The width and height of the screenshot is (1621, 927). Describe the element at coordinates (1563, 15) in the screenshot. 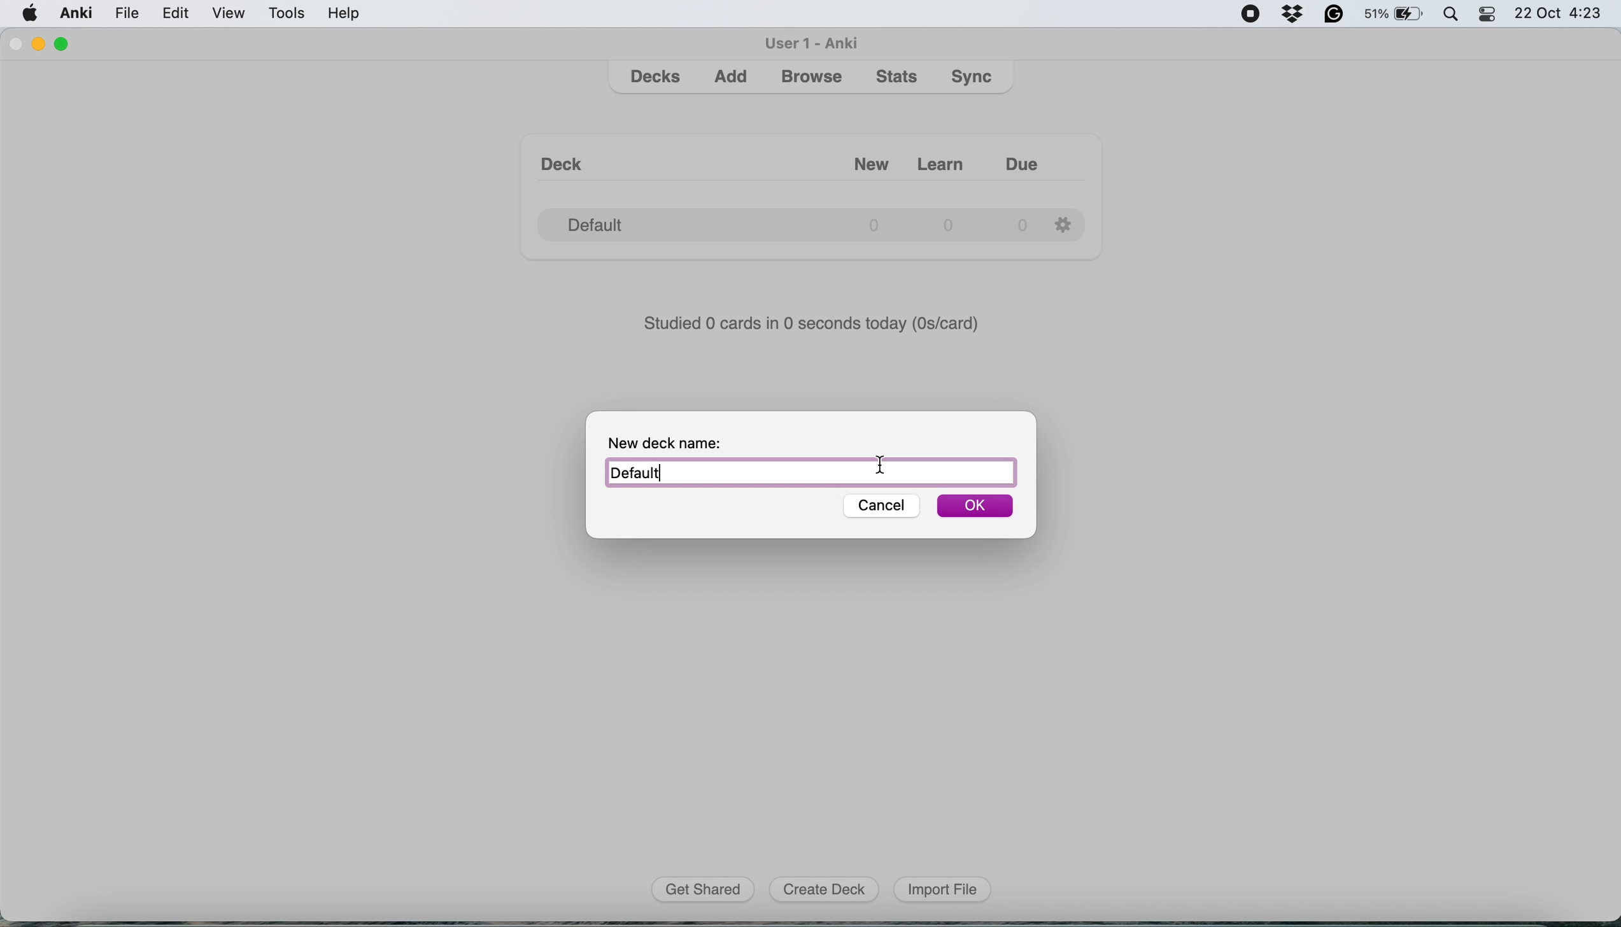

I see `22 Oct 4:23` at that location.